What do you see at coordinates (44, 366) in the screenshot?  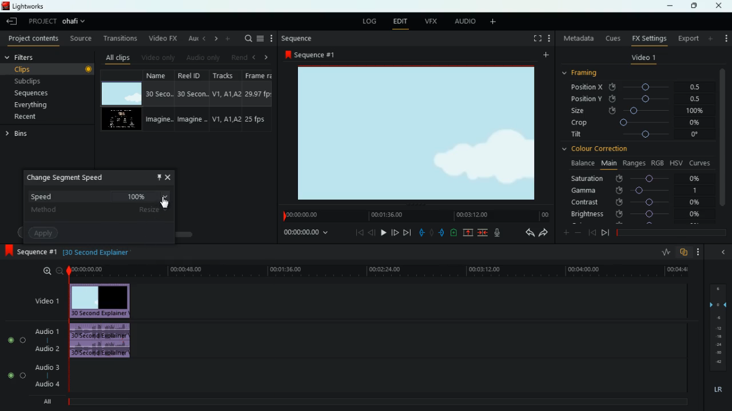 I see `audio 3` at bounding box center [44, 366].